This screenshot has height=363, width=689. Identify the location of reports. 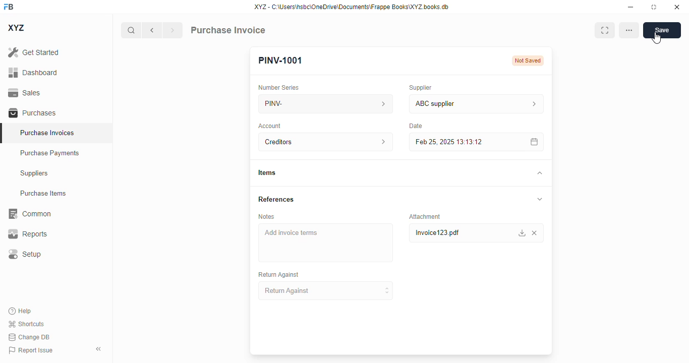
(28, 234).